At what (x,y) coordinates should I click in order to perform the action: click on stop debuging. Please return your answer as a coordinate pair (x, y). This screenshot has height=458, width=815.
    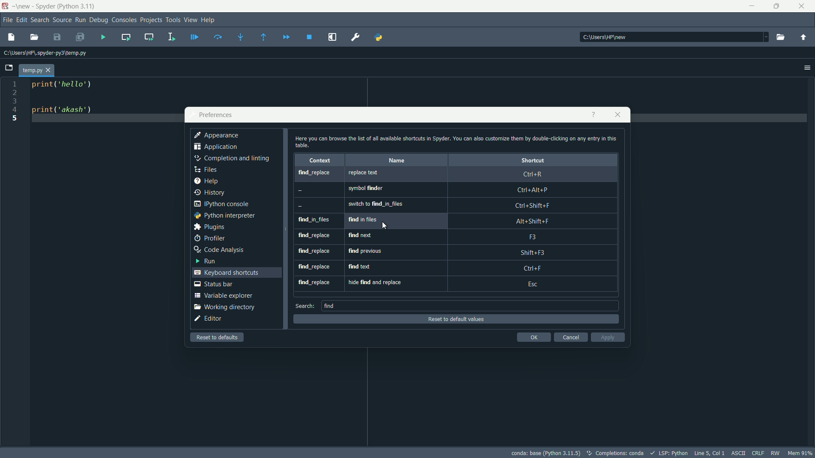
    Looking at the image, I should click on (309, 38).